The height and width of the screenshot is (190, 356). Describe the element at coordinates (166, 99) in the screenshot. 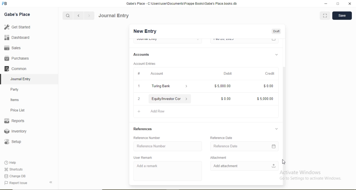

I see `Equity/Investor Con` at that location.